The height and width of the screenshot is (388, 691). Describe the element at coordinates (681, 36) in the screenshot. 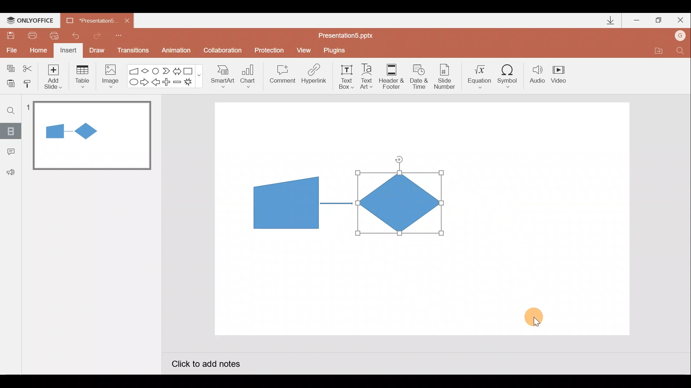

I see `Account name` at that location.